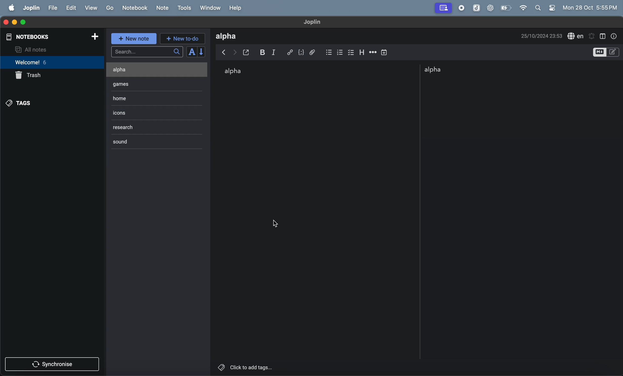  What do you see at coordinates (186, 8) in the screenshot?
I see `tools` at bounding box center [186, 8].